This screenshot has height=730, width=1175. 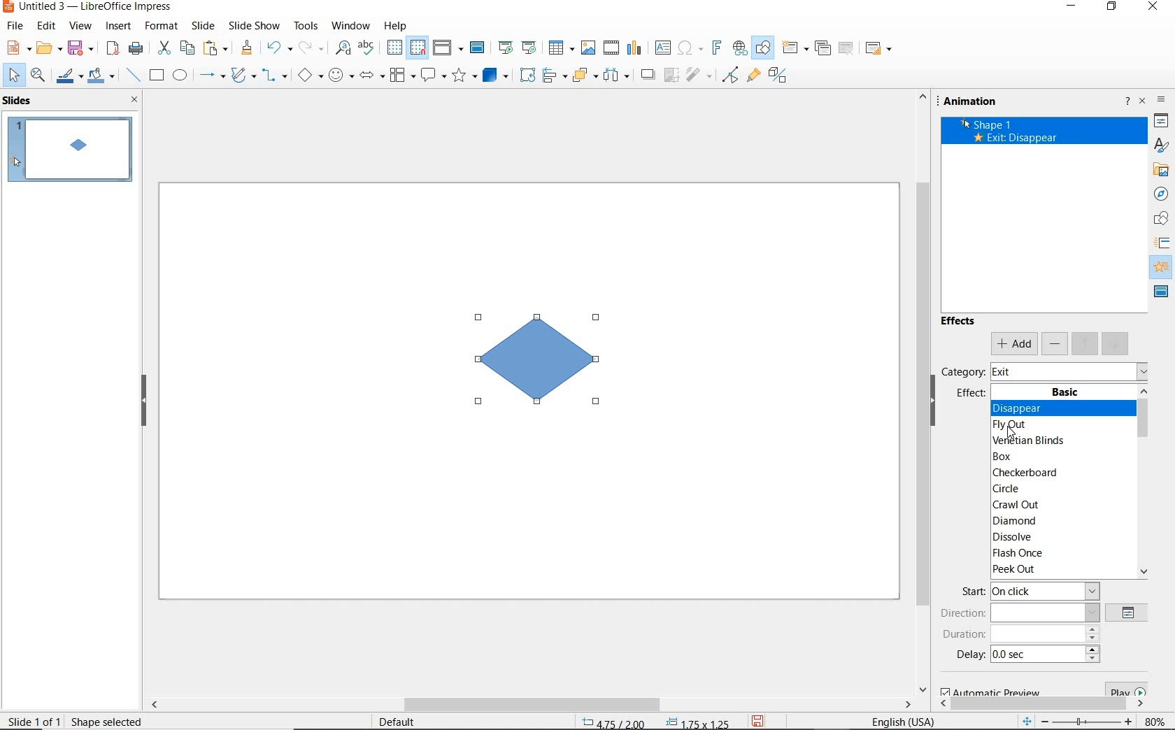 I want to click on hide, so click(x=143, y=402).